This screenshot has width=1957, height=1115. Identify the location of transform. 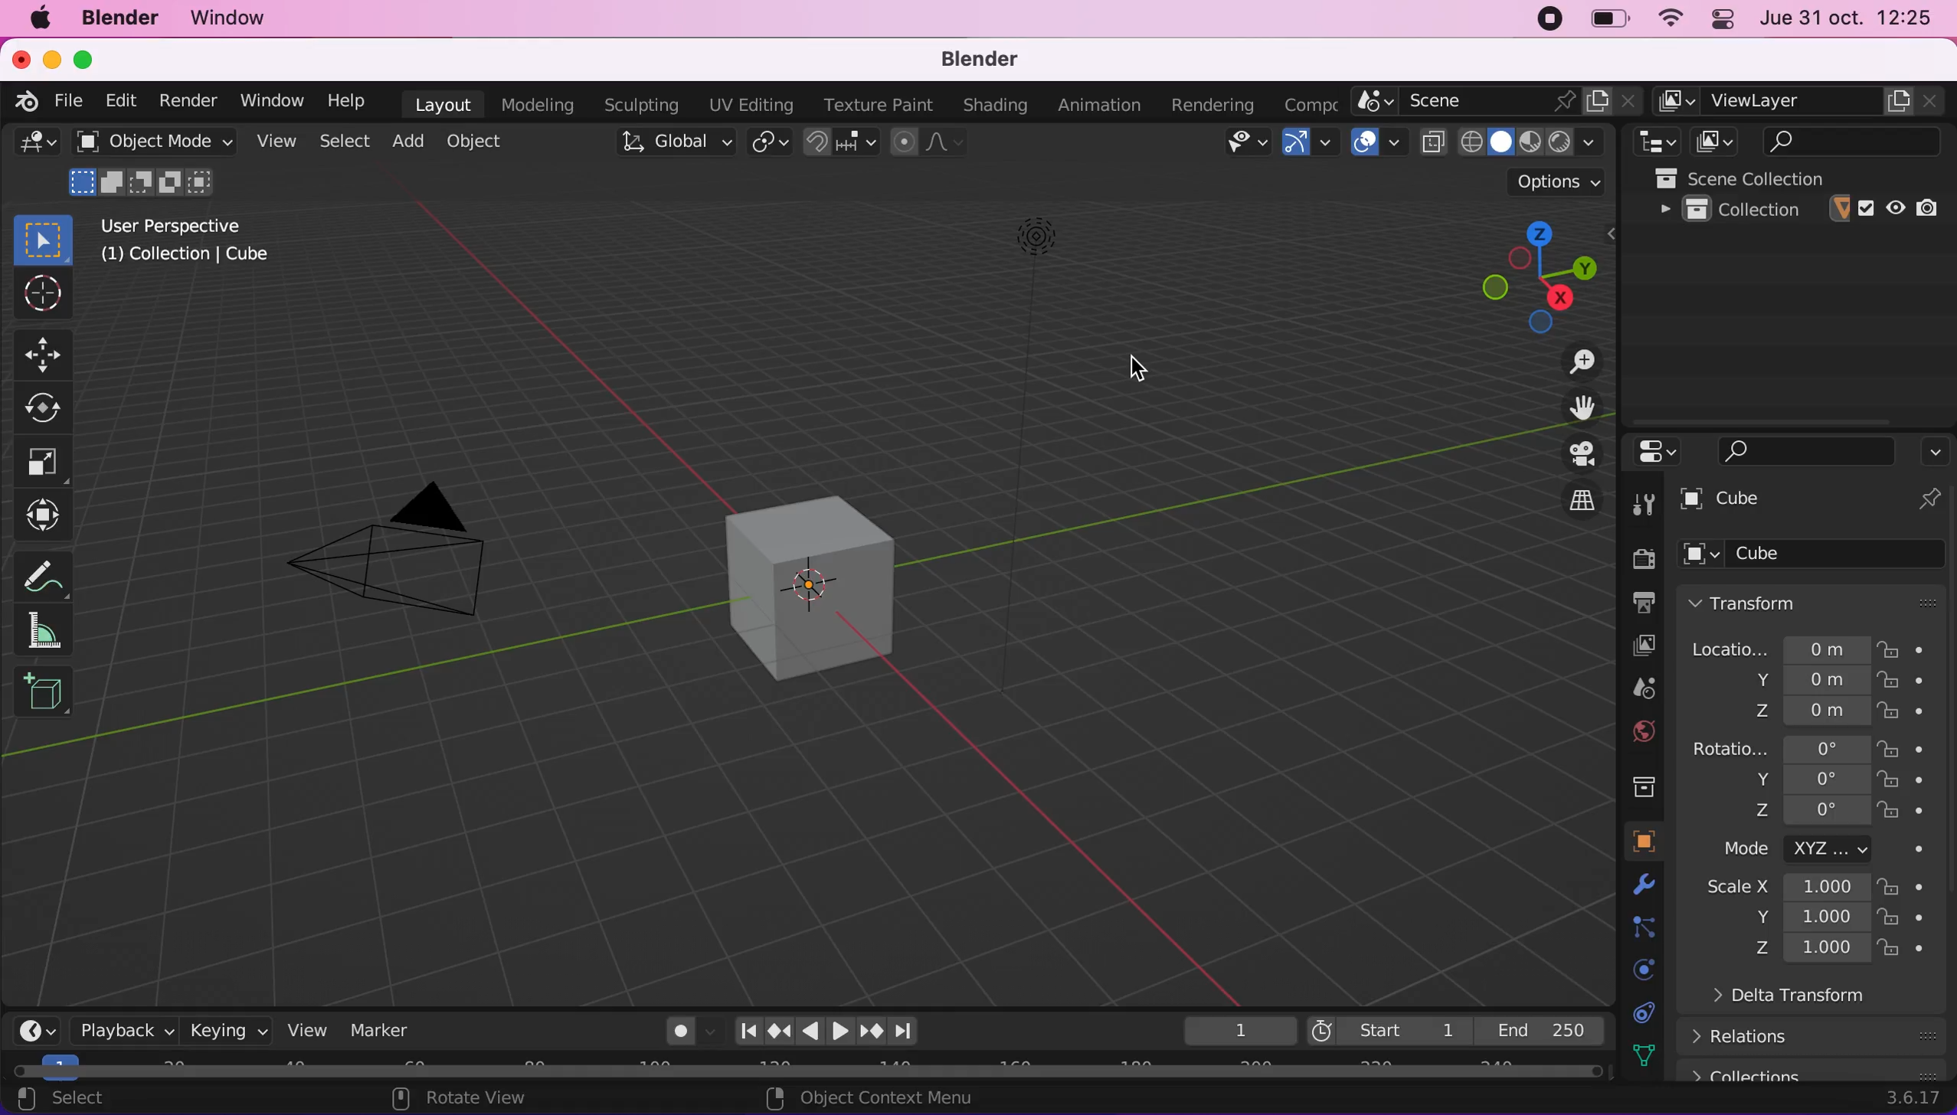
(1816, 601).